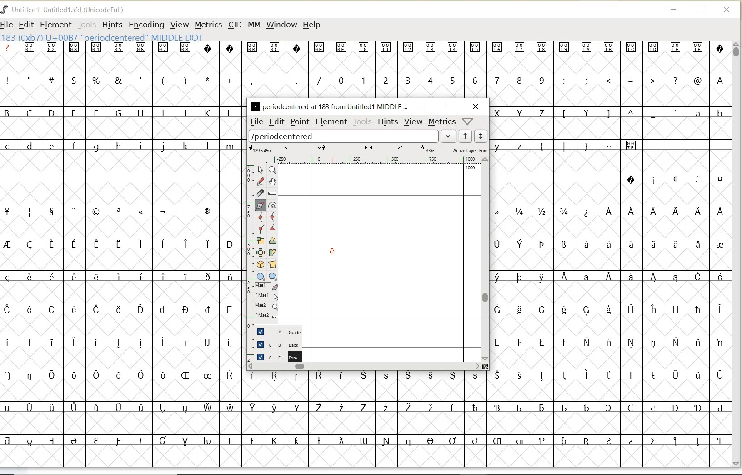 The image size is (742, 475). What do you see at coordinates (281, 25) in the screenshot?
I see `WINDOW` at bounding box center [281, 25].